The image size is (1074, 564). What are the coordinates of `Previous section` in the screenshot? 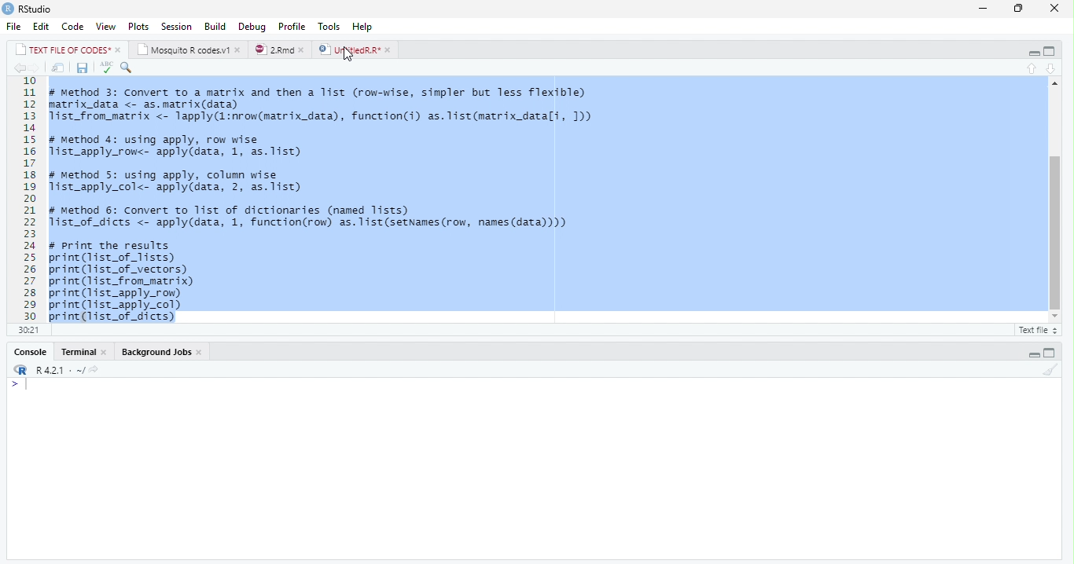 It's located at (1051, 68).